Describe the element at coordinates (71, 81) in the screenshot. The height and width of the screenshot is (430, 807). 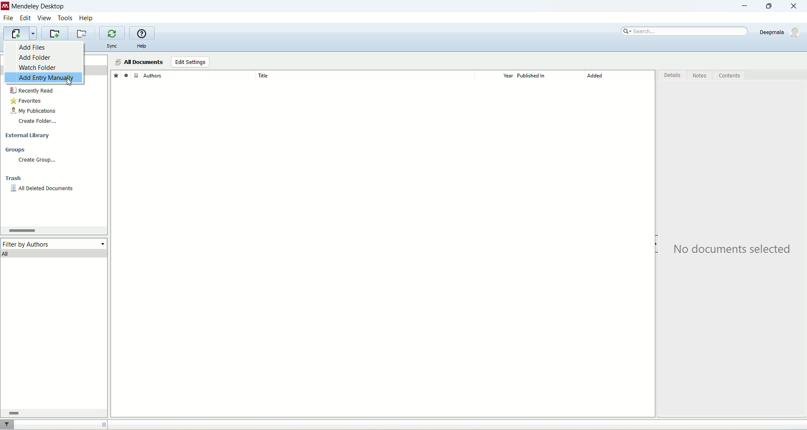
I see `cursor` at that location.